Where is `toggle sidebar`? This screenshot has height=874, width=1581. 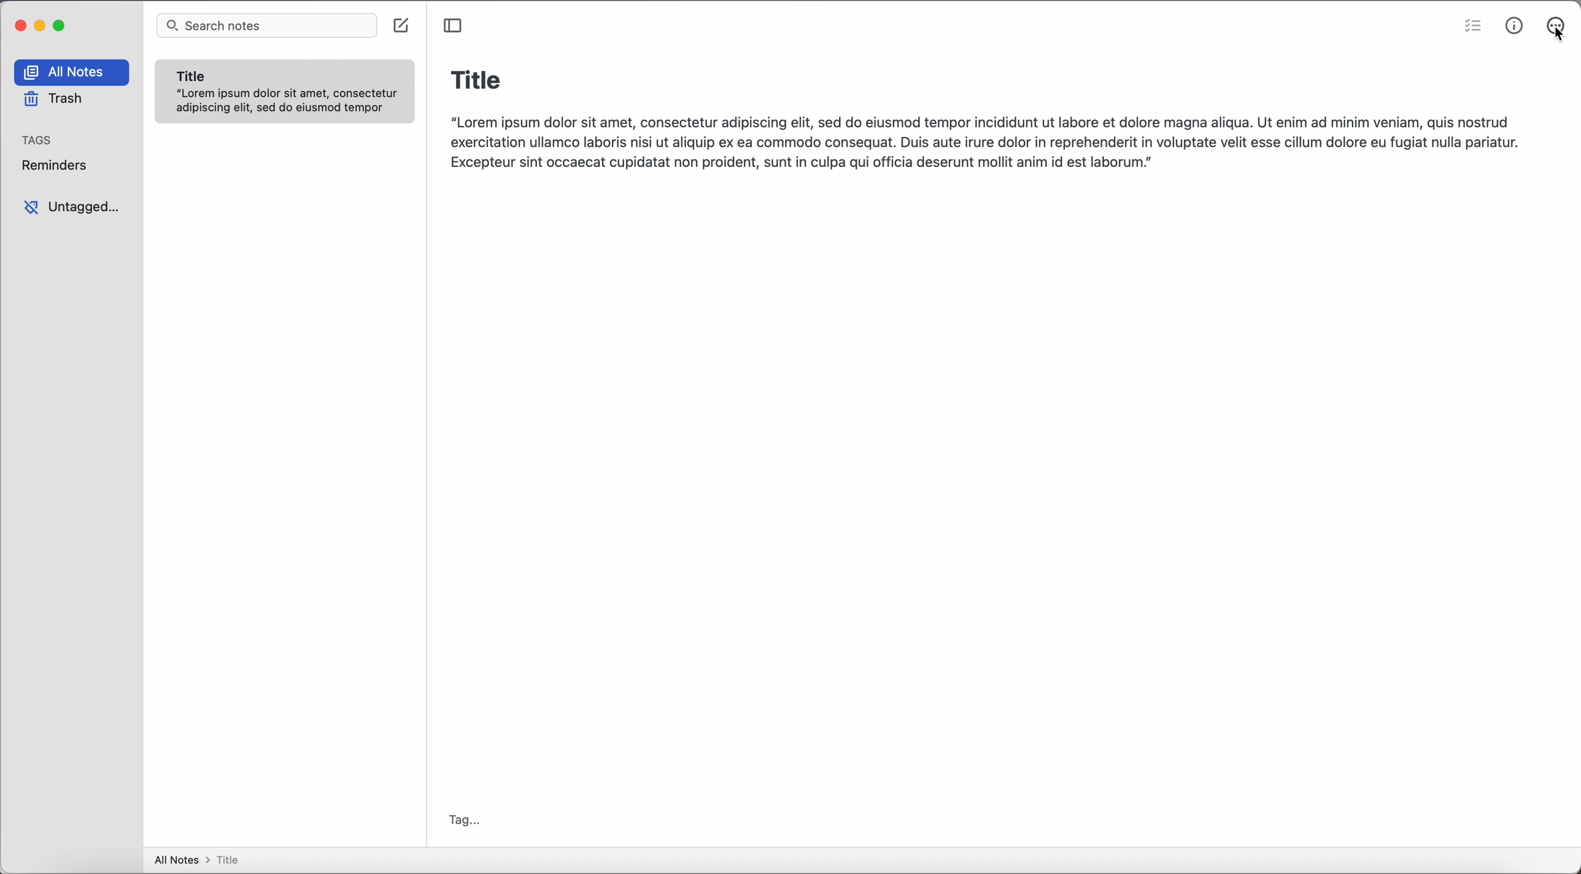 toggle sidebar is located at coordinates (452, 25).